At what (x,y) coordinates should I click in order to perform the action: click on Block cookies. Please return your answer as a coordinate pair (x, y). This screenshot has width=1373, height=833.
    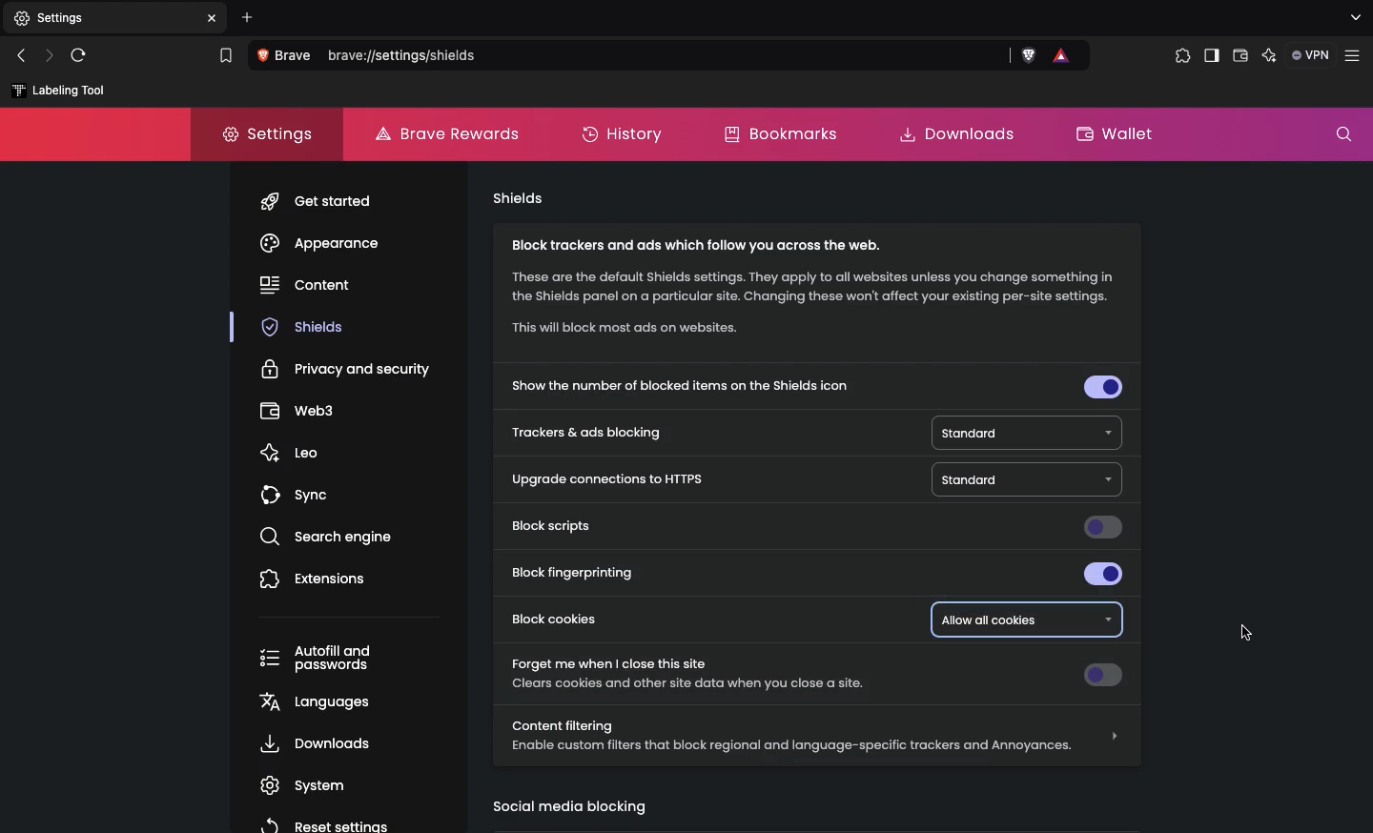
    Looking at the image, I should click on (568, 620).